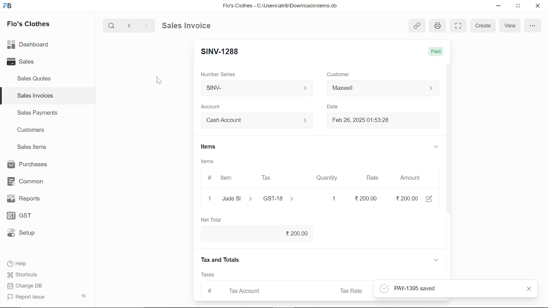 Image resolution: width=548 pixels, height=308 pixels. I want to click on Help, so click(23, 264).